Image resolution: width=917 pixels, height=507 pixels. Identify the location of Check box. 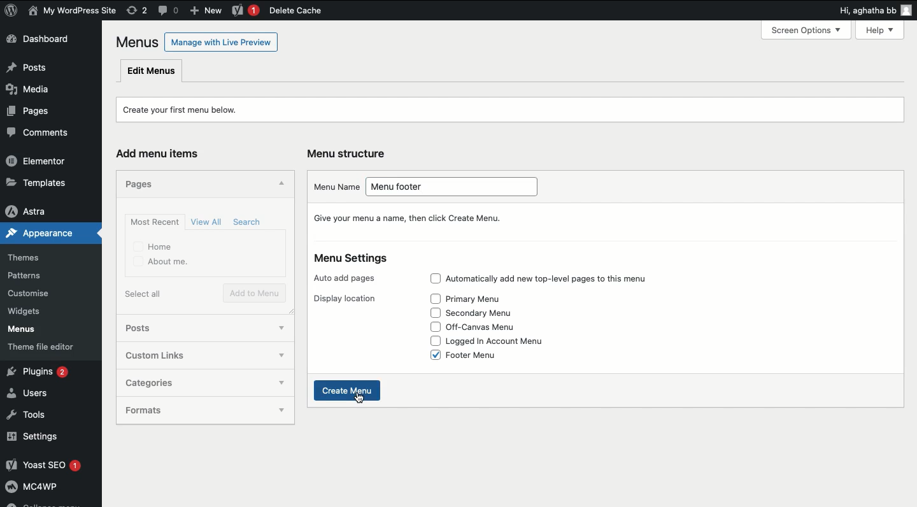
(431, 299).